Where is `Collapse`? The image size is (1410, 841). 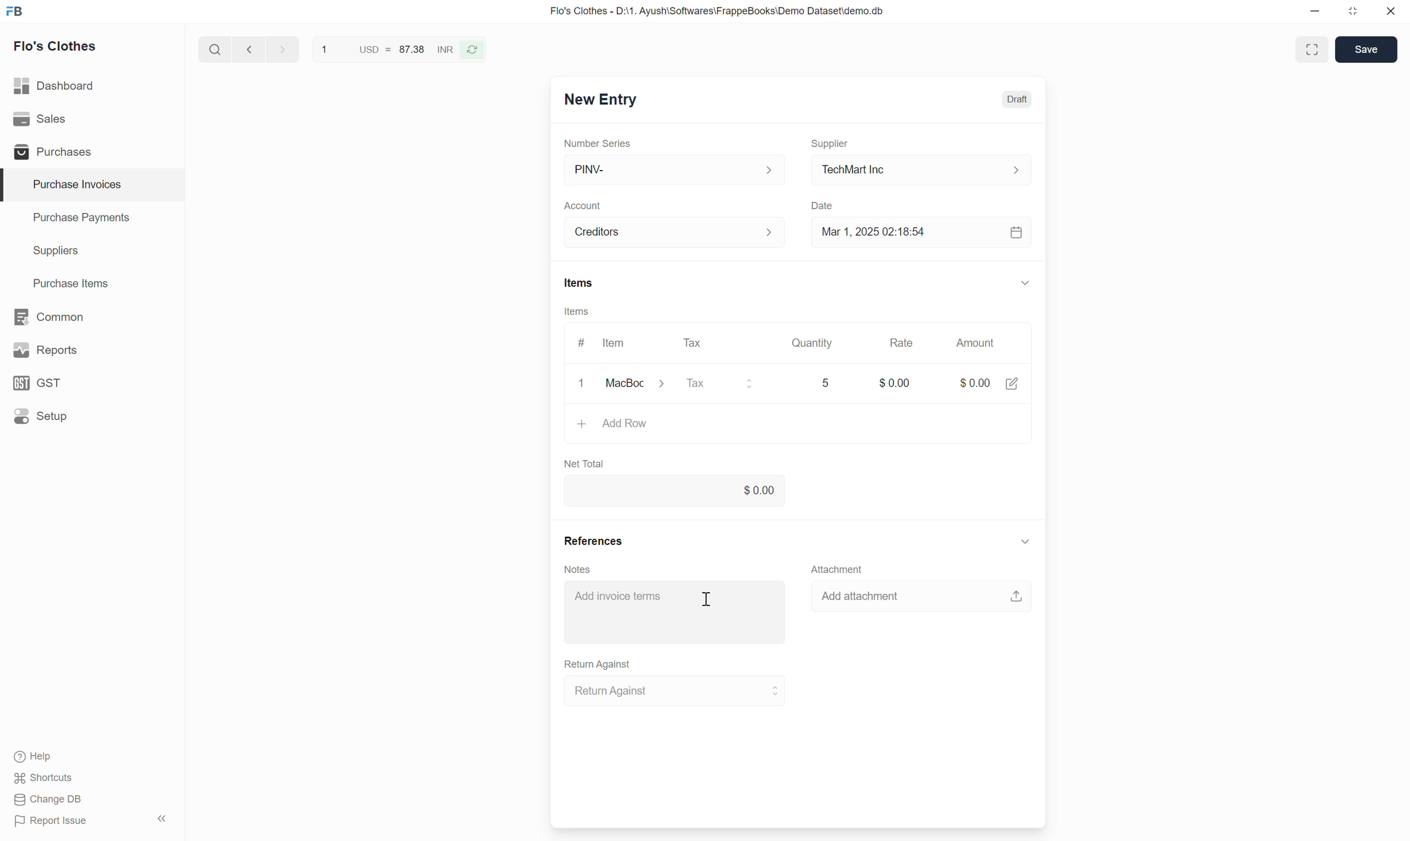
Collapse is located at coordinates (1025, 541).